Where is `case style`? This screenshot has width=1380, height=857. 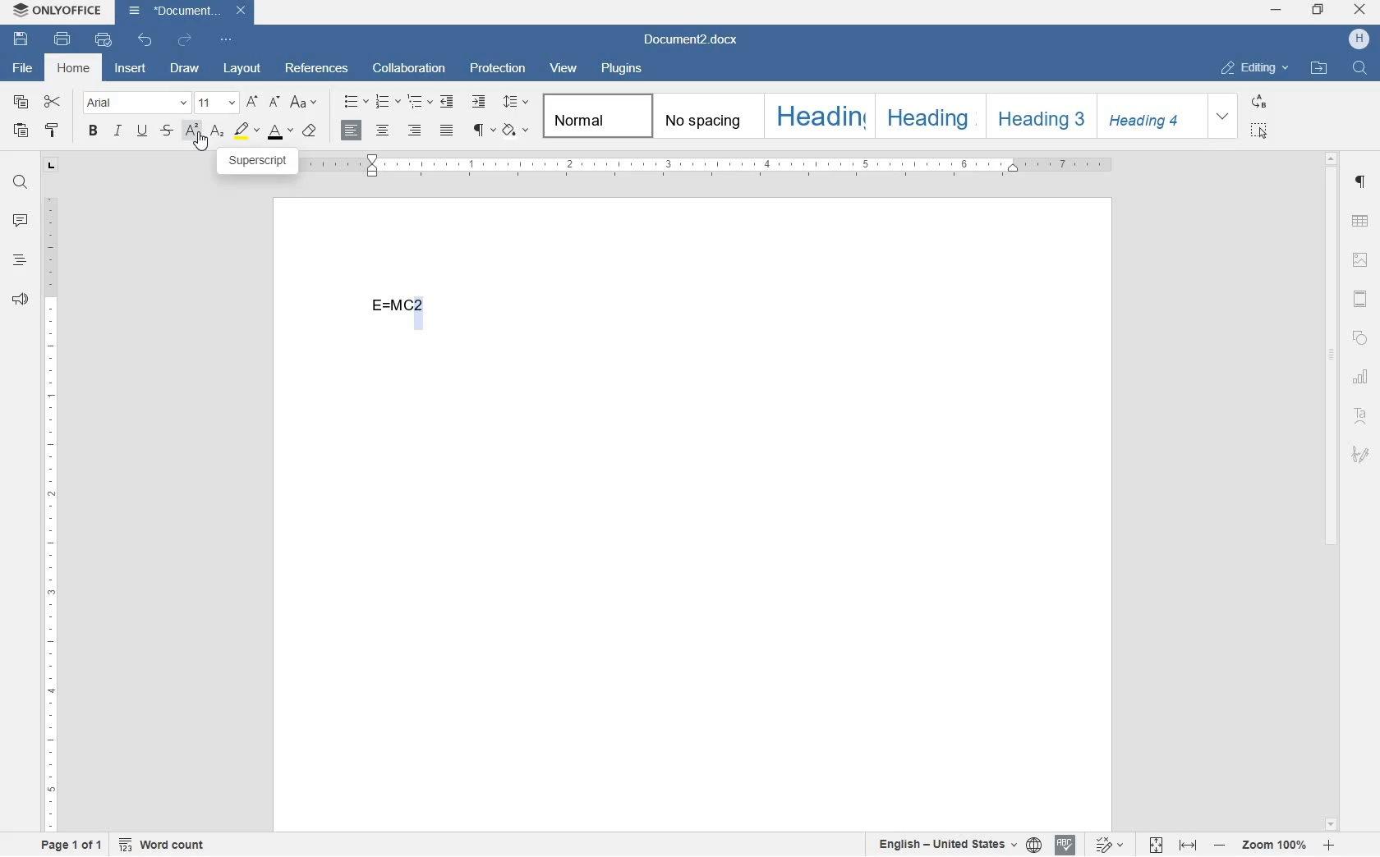
case style is located at coordinates (311, 133).